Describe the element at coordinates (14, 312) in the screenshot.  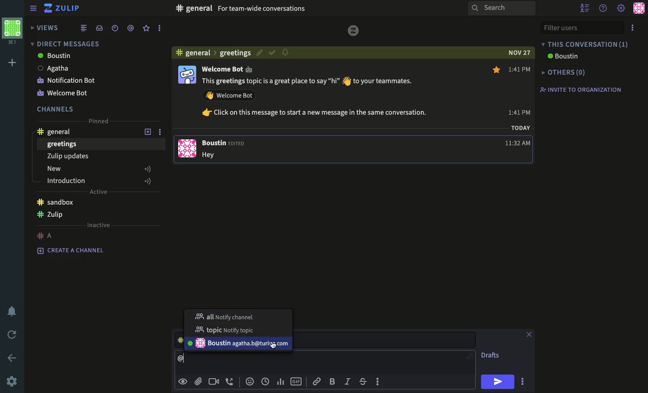
I see `notification` at that location.